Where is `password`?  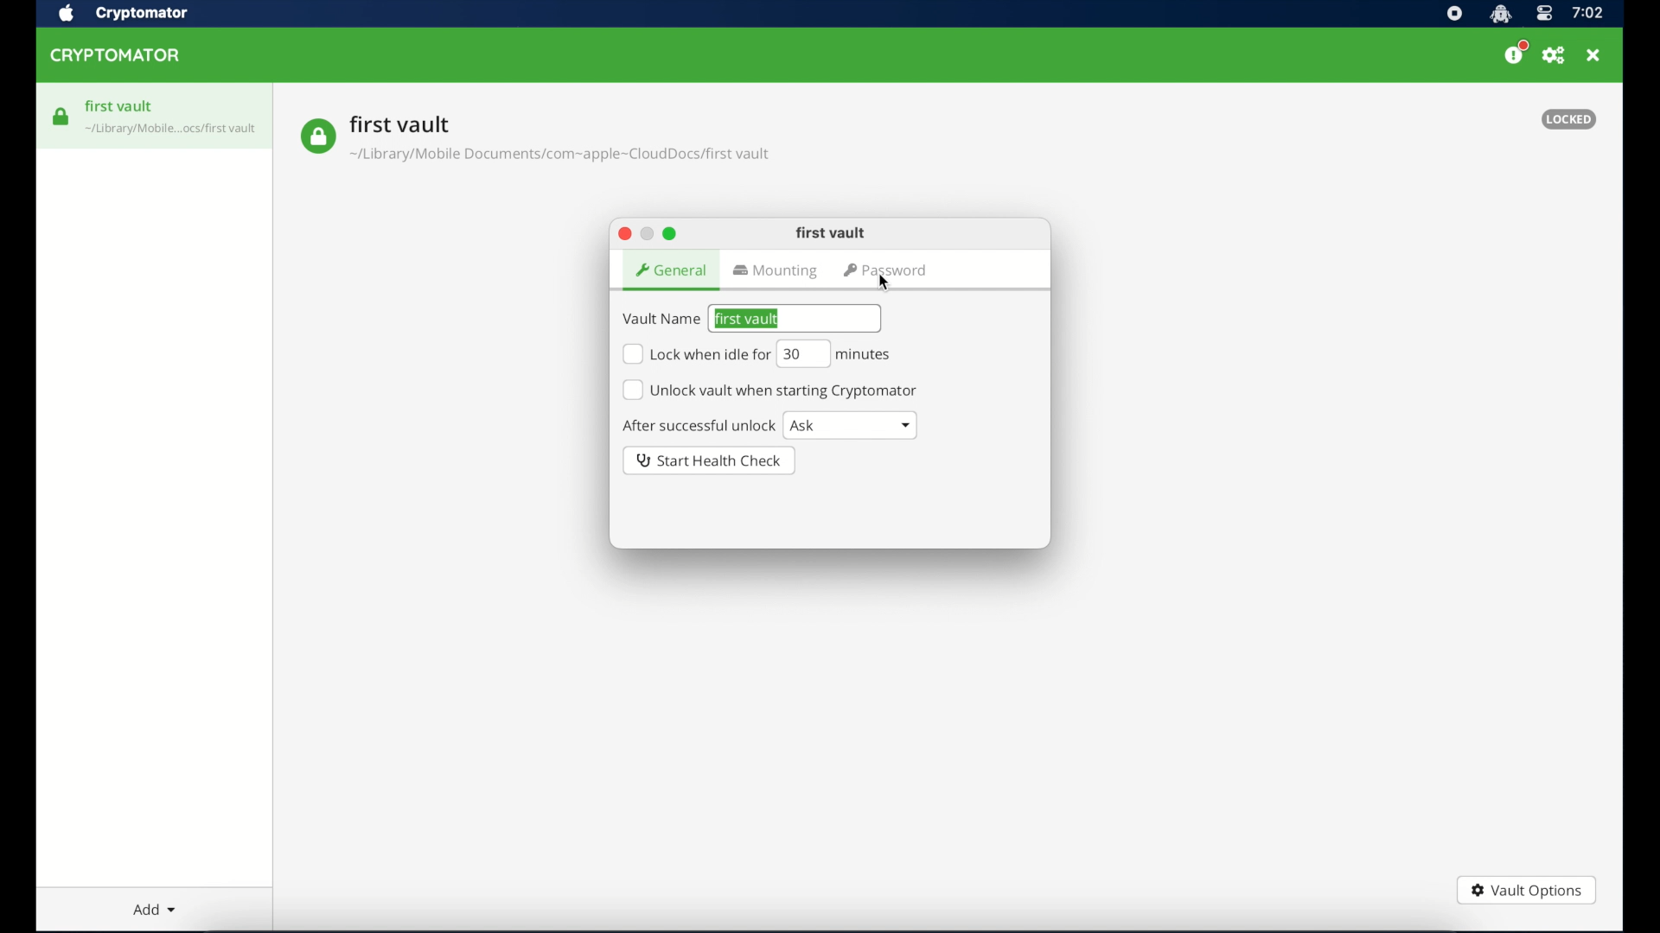 password is located at coordinates (887, 271).